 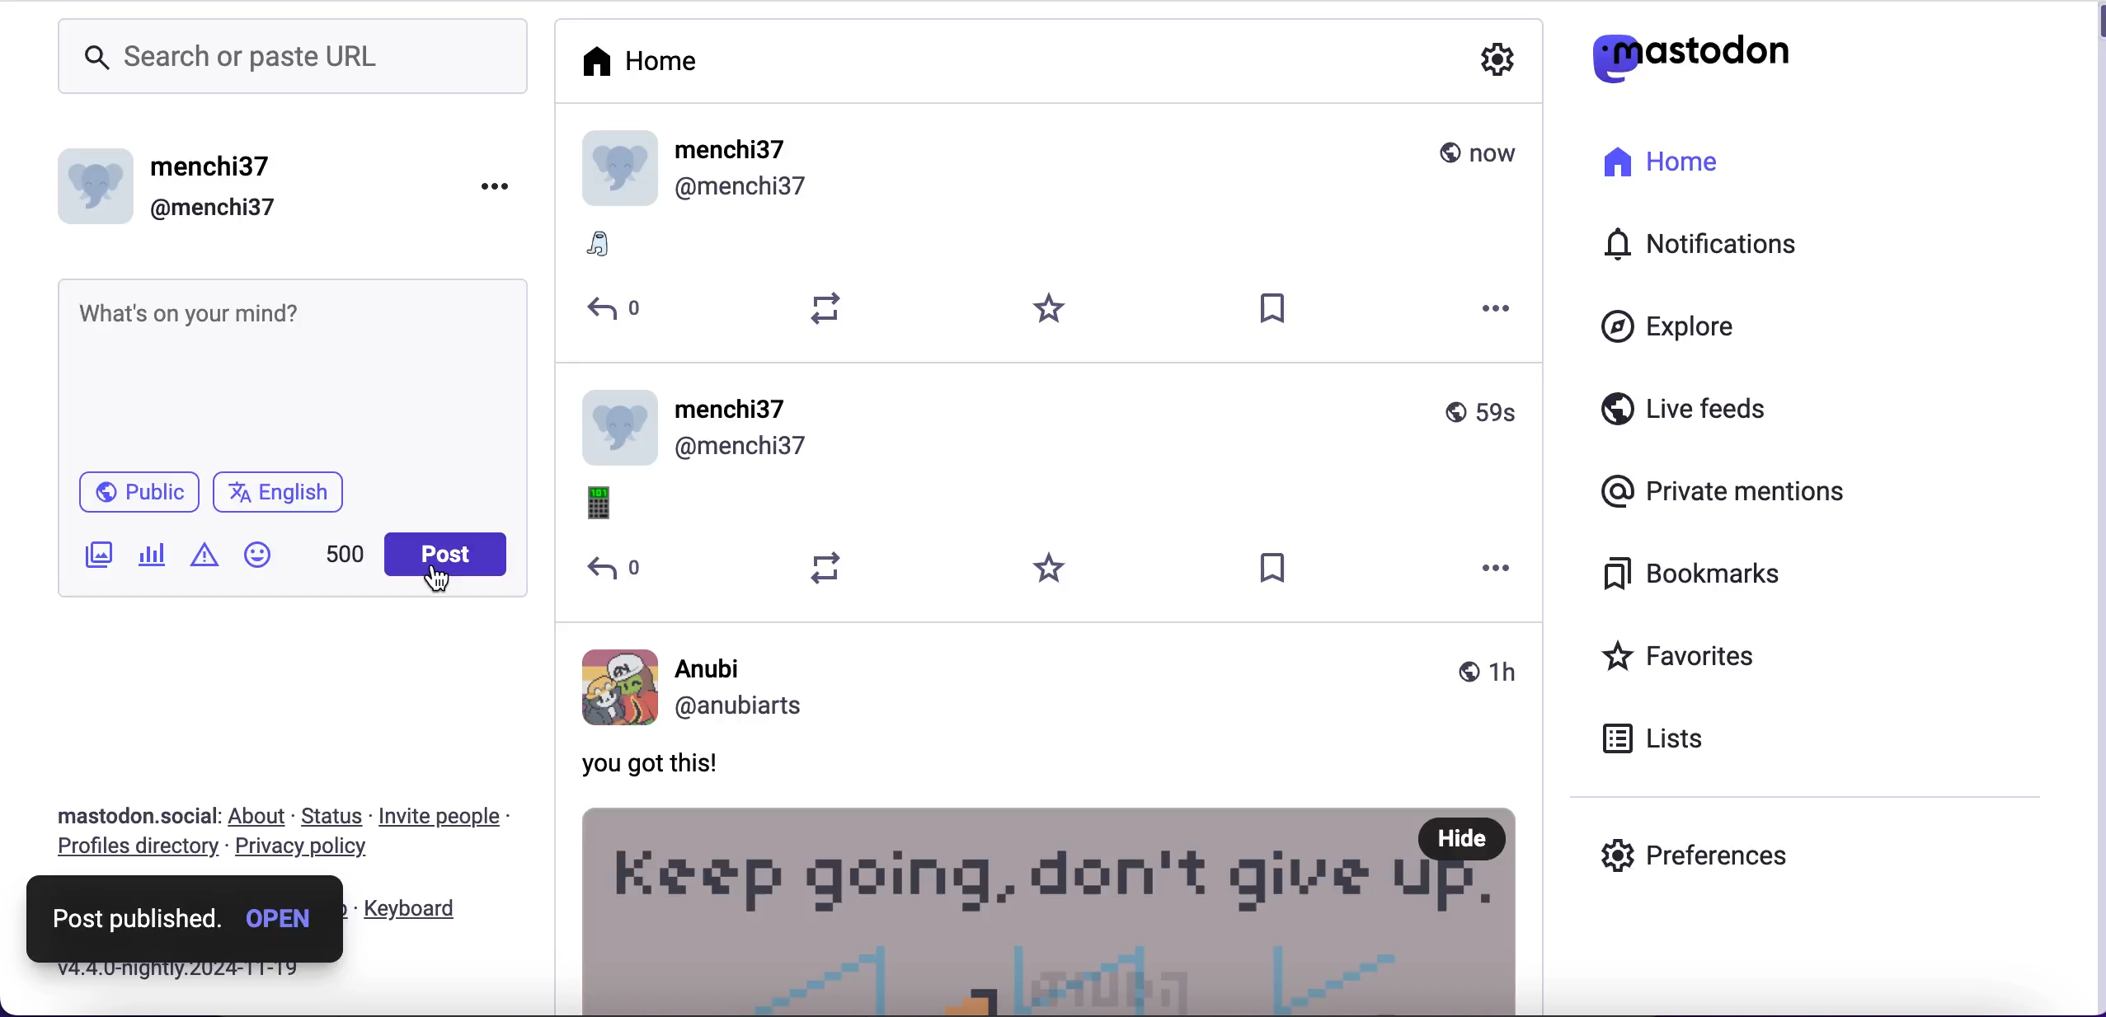 What do you see at coordinates (176, 190) in the screenshot?
I see `menchi37 @menchi37` at bounding box center [176, 190].